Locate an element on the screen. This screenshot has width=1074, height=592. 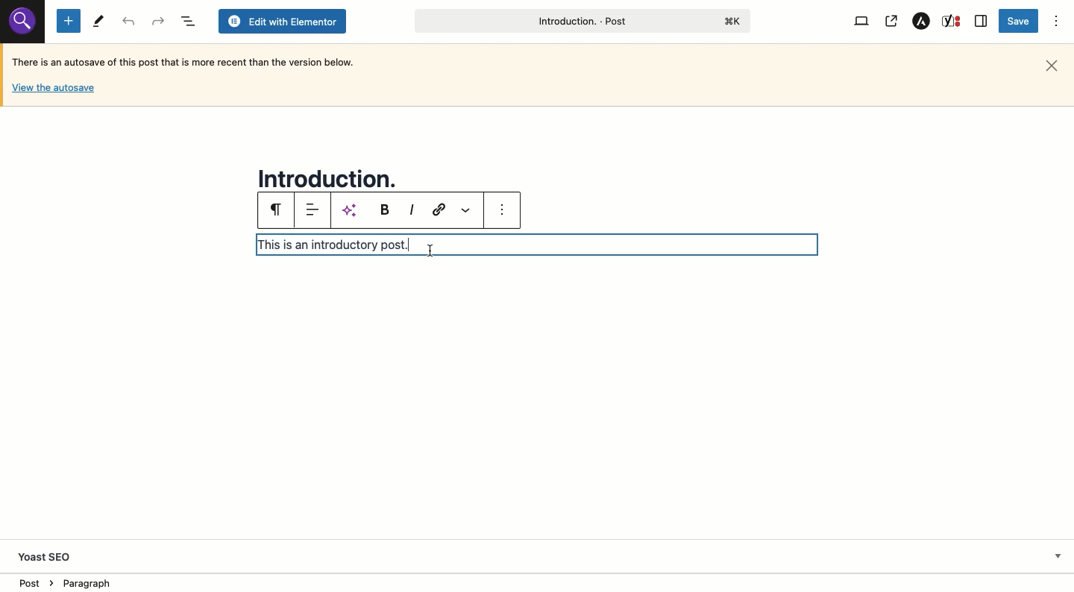
Close is located at coordinates (1052, 66).